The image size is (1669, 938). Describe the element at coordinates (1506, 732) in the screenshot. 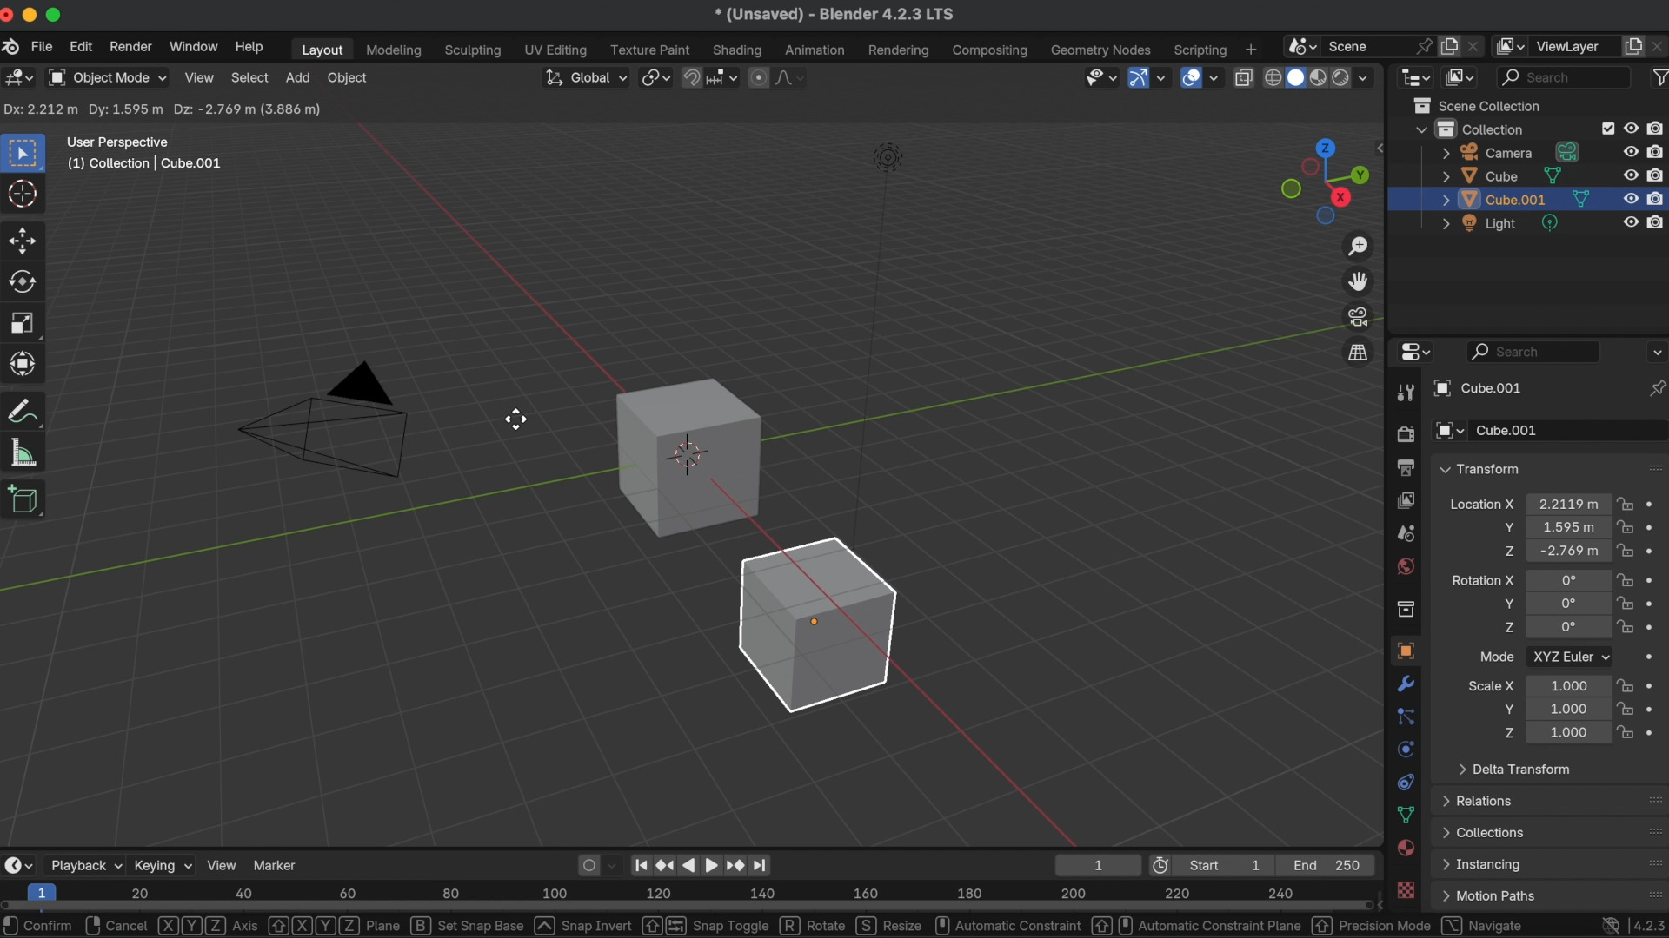

I see `scale Z` at that location.